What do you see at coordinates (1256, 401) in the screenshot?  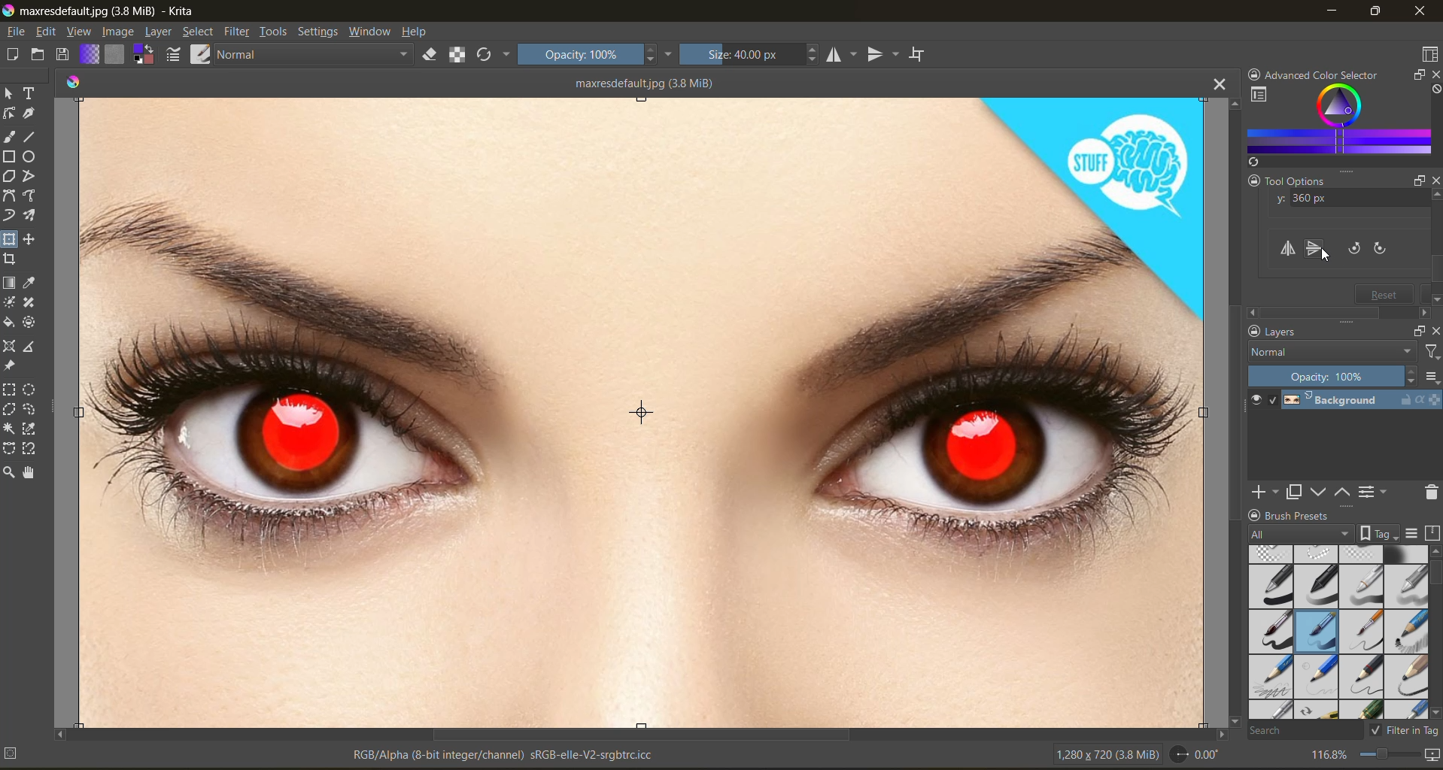 I see `preview` at bounding box center [1256, 401].